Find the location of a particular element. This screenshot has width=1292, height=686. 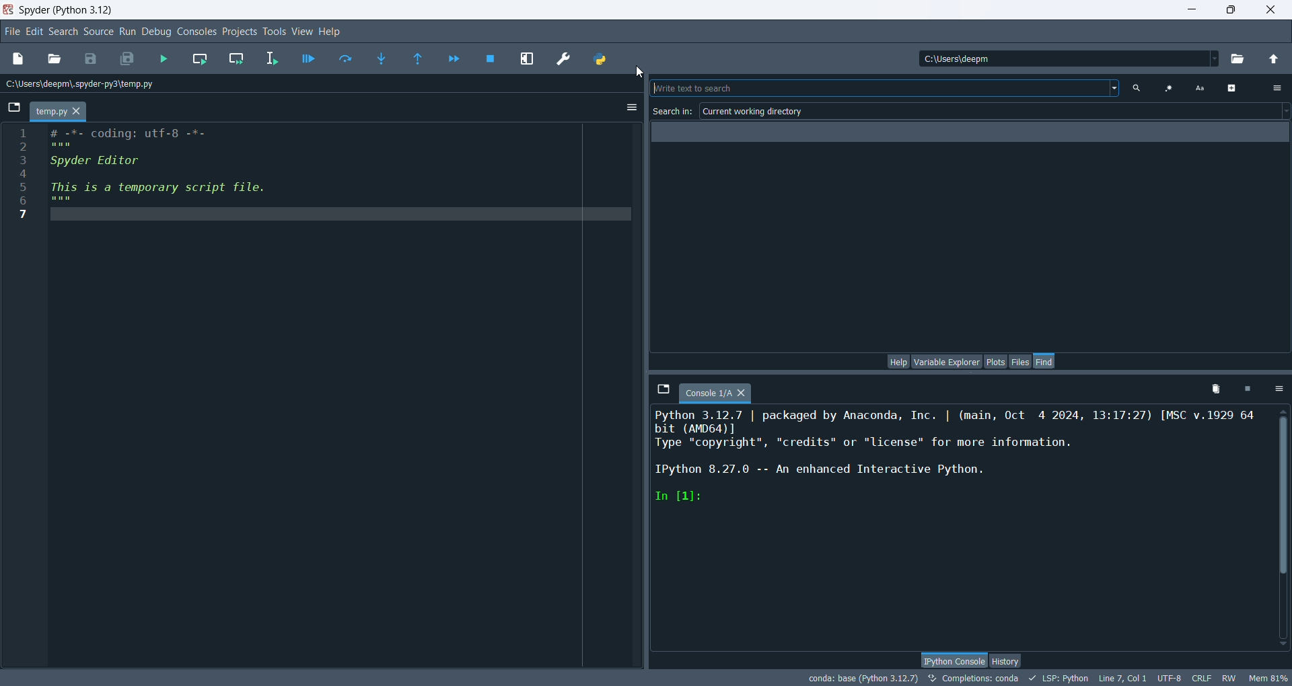

python console is located at coordinates (952, 660).